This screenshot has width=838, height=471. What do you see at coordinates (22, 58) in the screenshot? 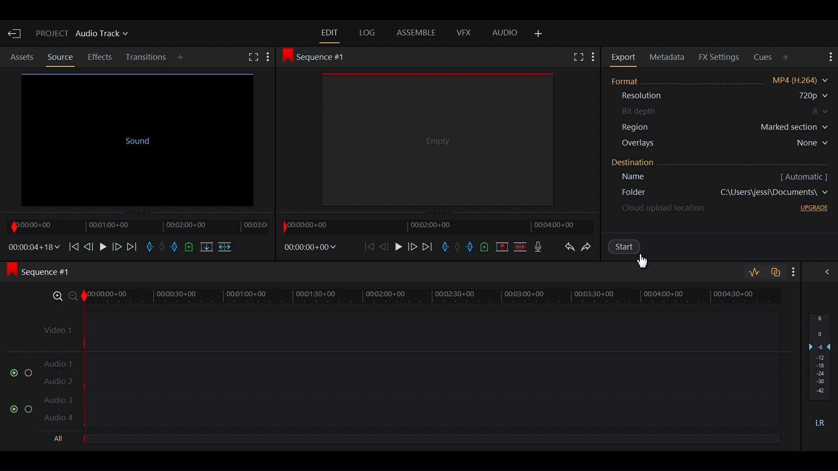
I see `Assets` at bounding box center [22, 58].